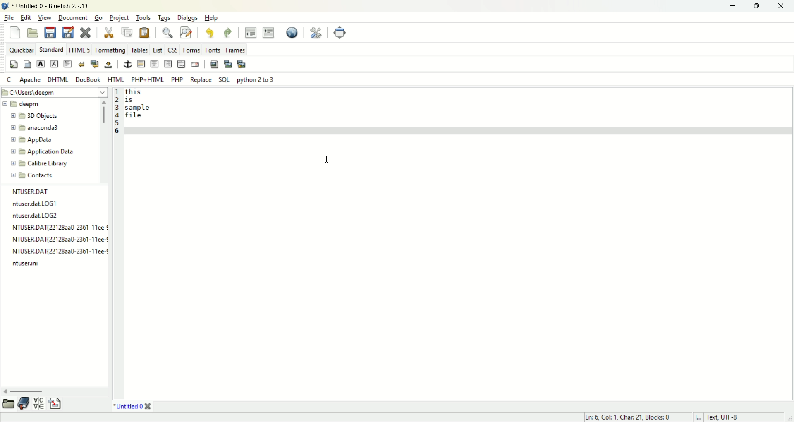 The image size is (794, 422). What do you see at coordinates (154, 64) in the screenshot?
I see `center` at bounding box center [154, 64].